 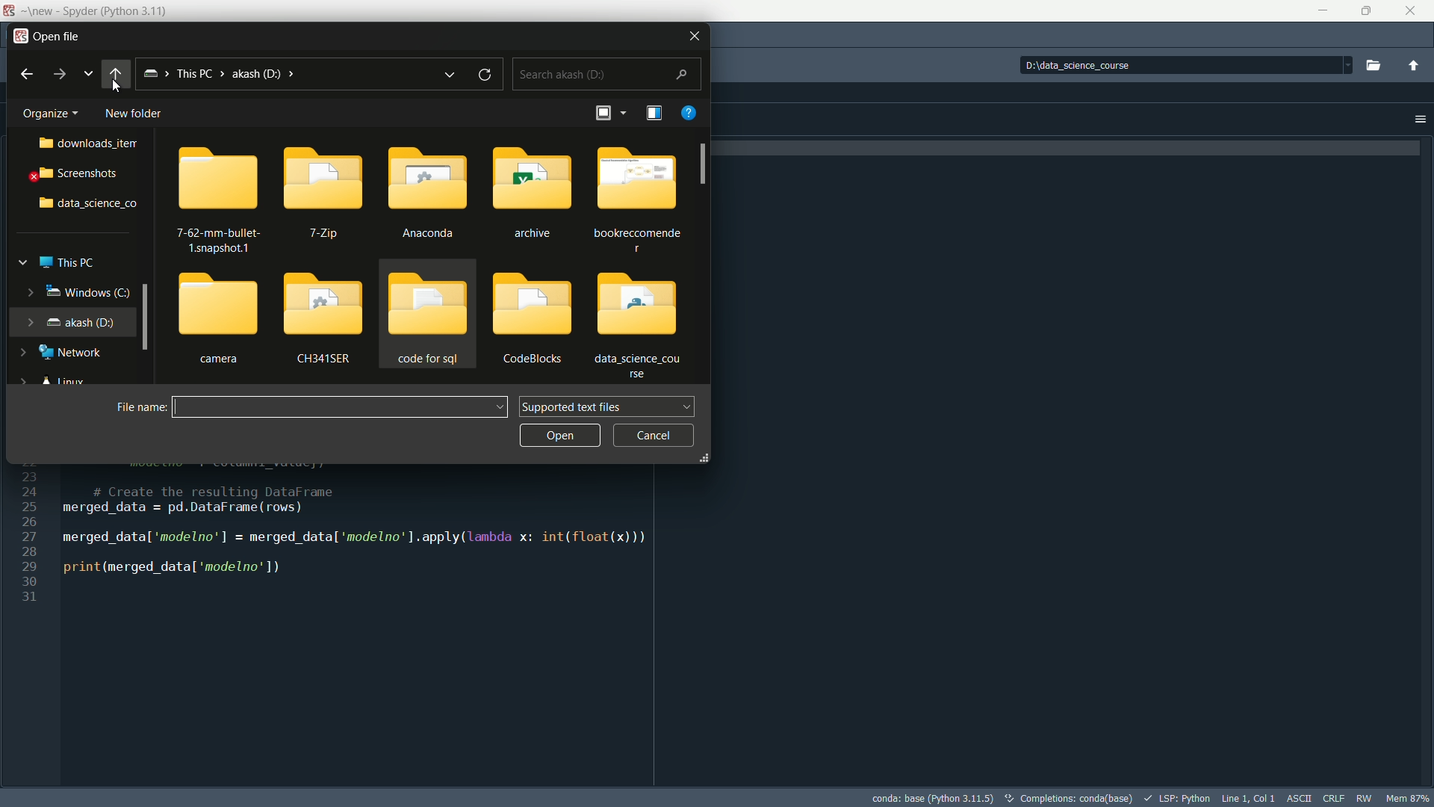 What do you see at coordinates (328, 544) in the screenshot?
I see `24 # Create the resulting DataFrame

25 merged data = pd.DataFrame (rows)

Z merged_data[ 'modelno'] = merged_data['modelno’].apply (lambda x: int(float(x)))
Z print (merged_data['modelno'])

3` at bounding box center [328, 544].